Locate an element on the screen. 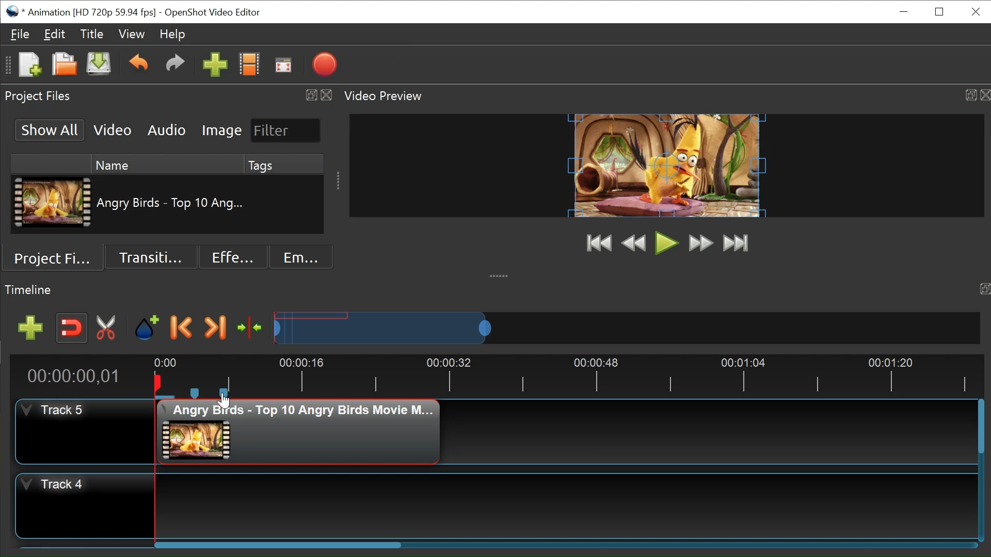 This screenshot has width=991, height=557. Track Panel is located at coordinates (568, 505).